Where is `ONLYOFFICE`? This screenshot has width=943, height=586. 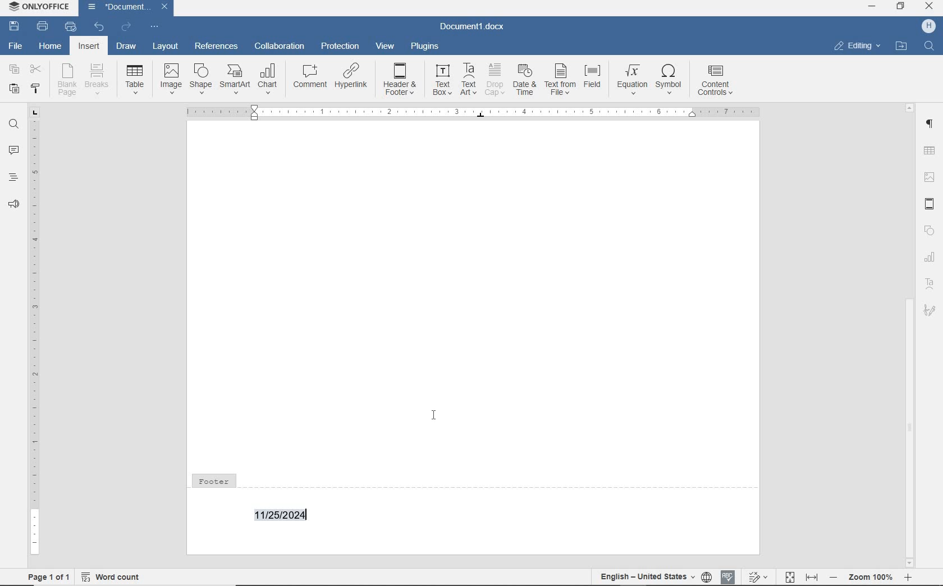 ONLYOFFICE is located at coordinates (37, 8).